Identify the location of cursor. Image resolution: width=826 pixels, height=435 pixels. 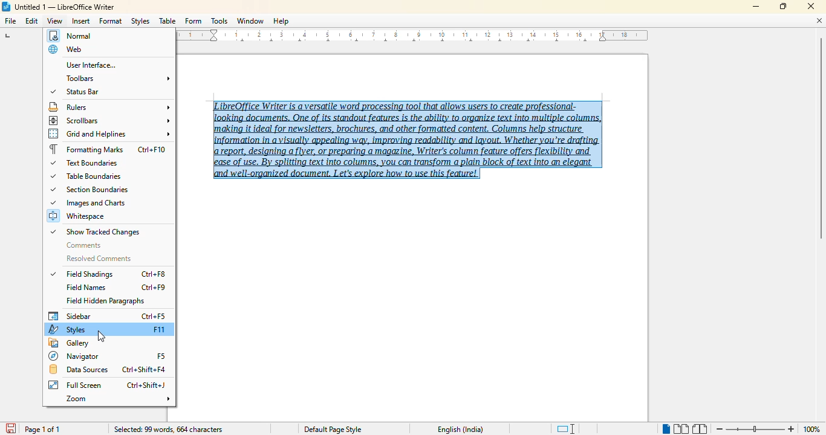
(100, 337).